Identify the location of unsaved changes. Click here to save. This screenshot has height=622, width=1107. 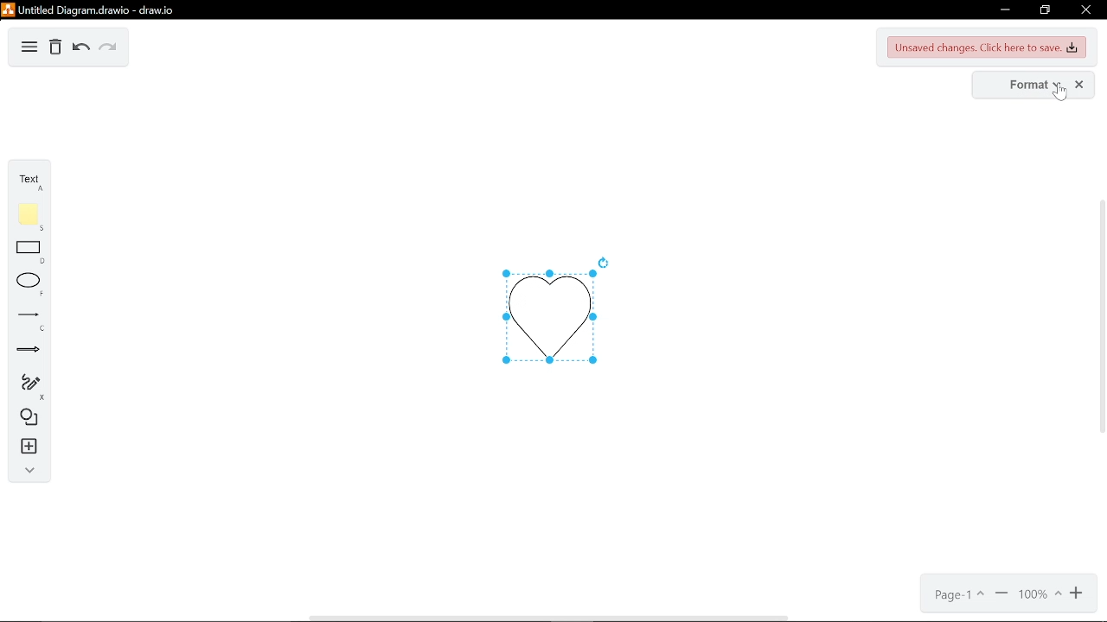
(988, 48).